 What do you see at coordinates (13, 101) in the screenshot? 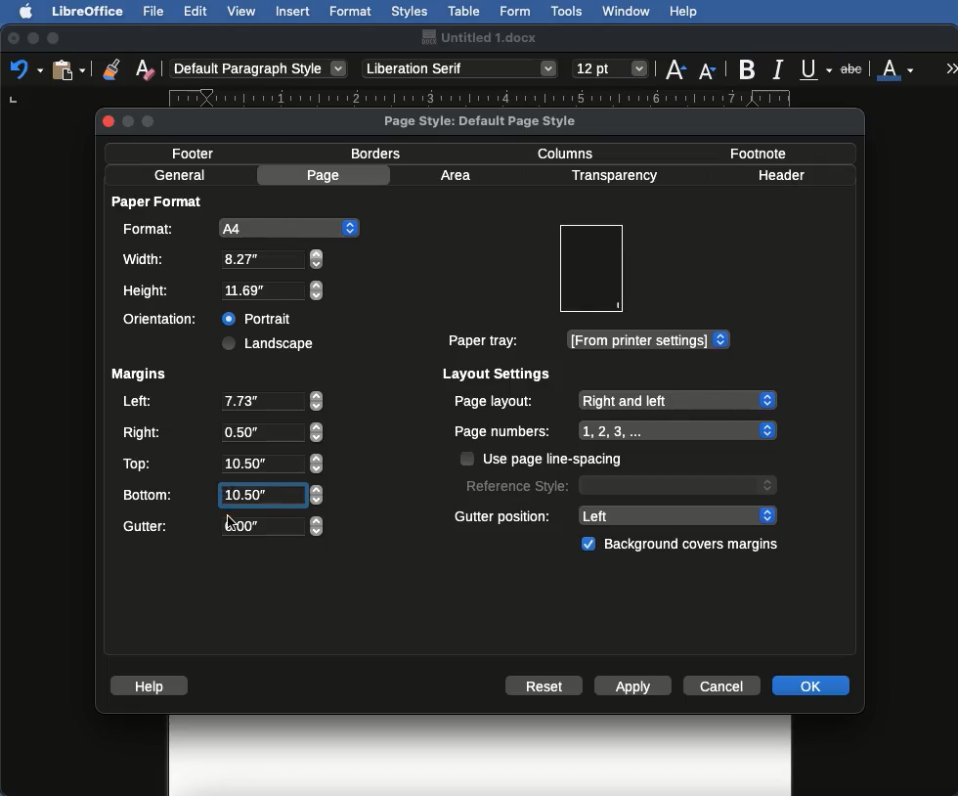
I see `left tab` at bounding box center [13, 101].